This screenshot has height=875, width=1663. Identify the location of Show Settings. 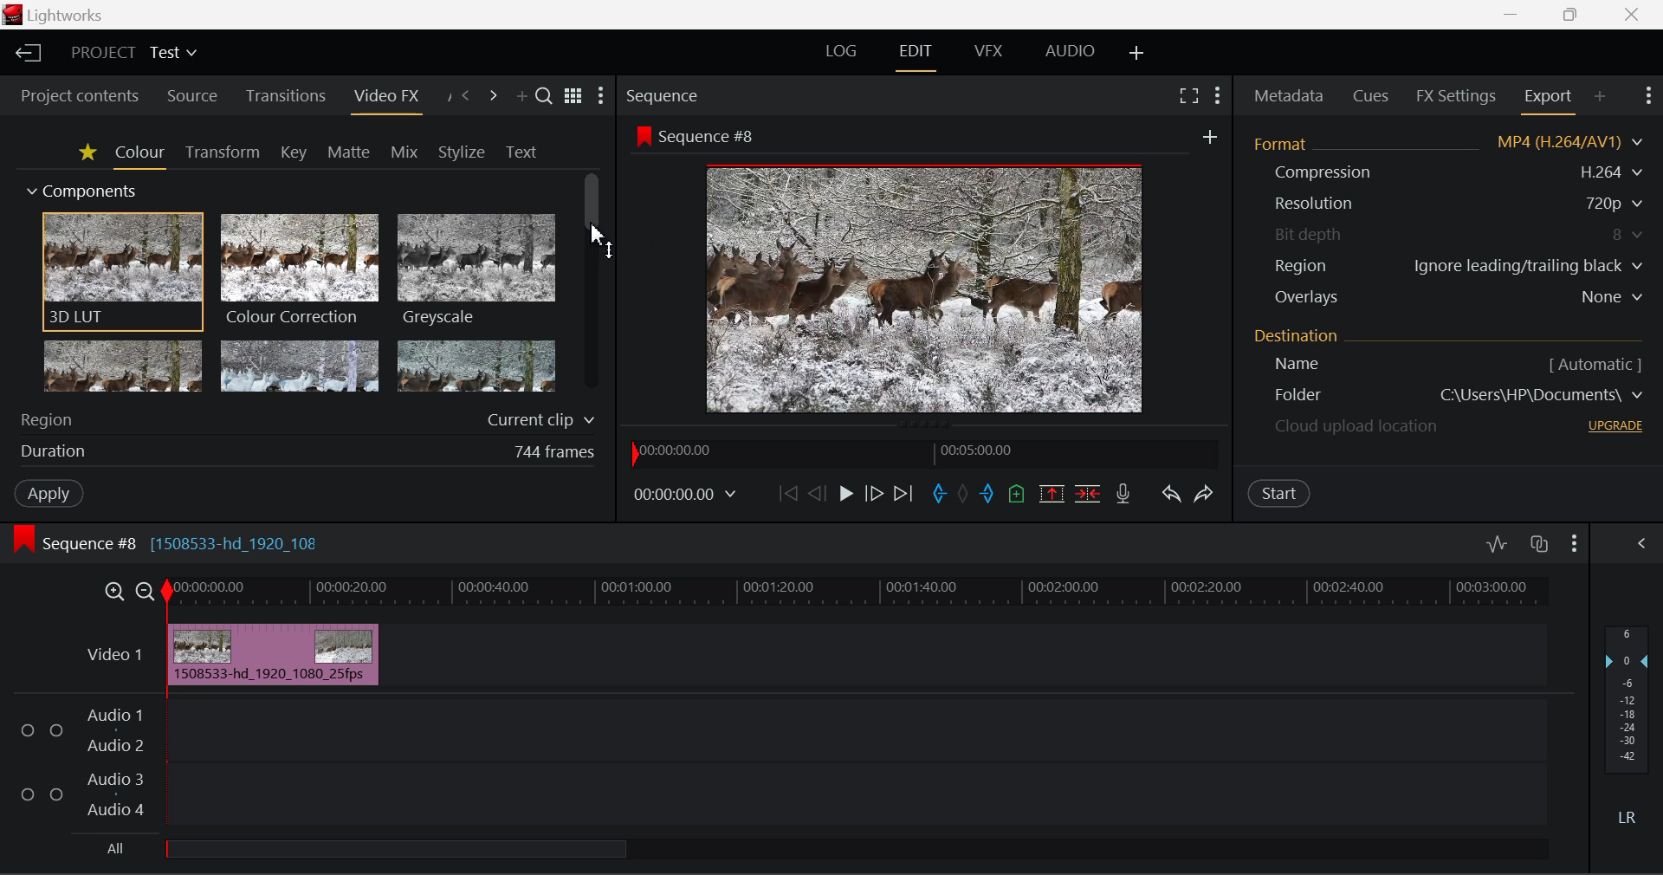
(1216, 97).